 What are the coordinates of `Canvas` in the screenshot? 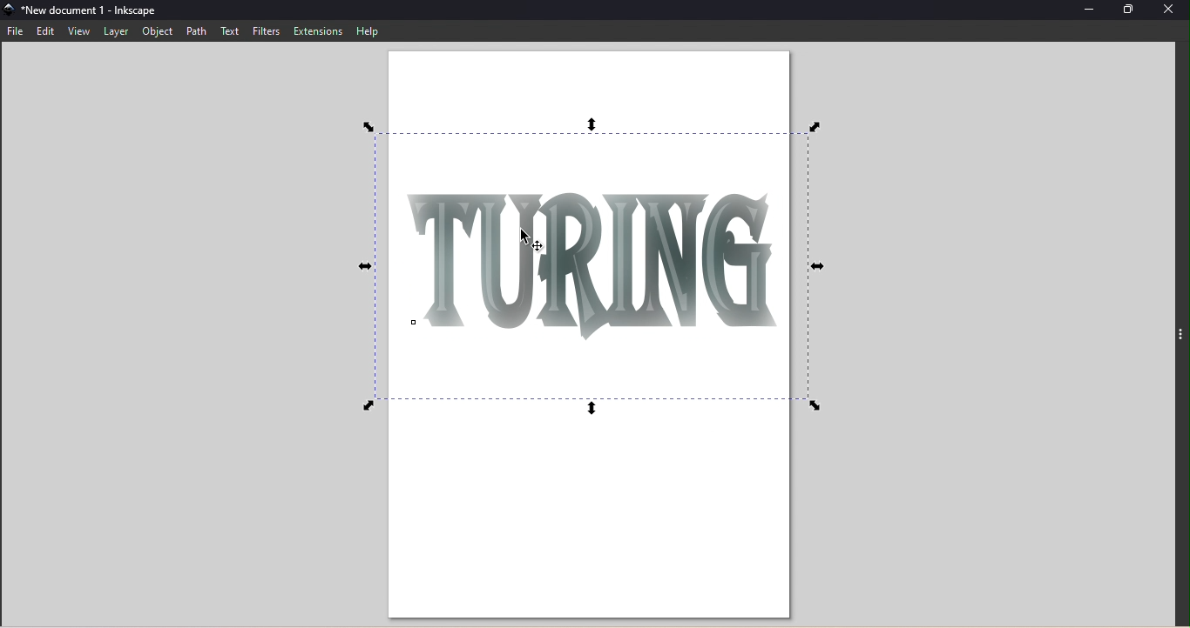 It's located at (584, 334).